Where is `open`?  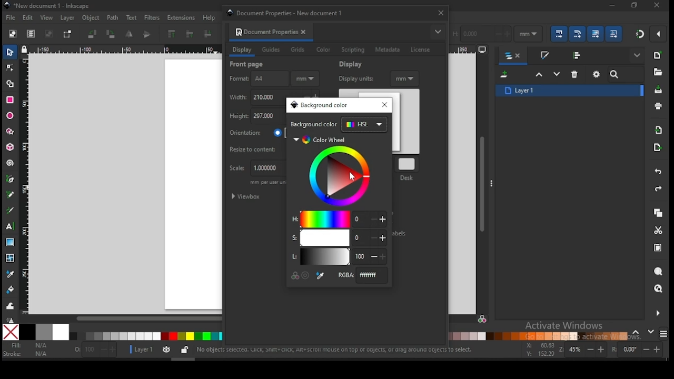
open is located at coordinates (657, 72).